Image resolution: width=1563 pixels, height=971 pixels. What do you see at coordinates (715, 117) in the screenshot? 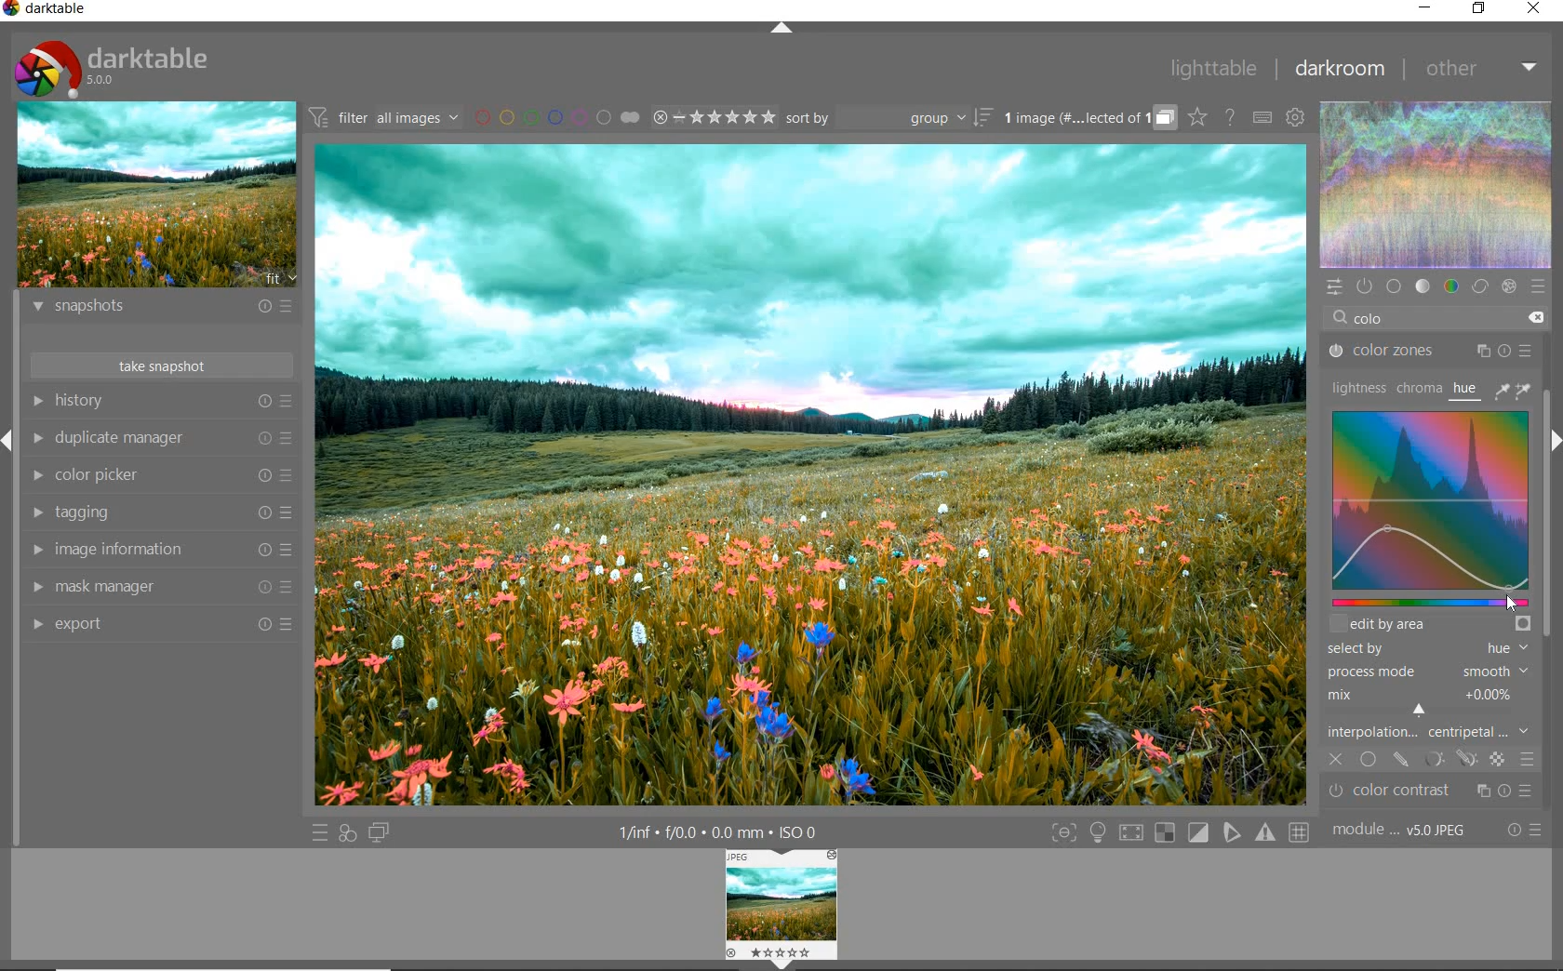
I see `range ratings for selected images` at bounding box center [715, 117].